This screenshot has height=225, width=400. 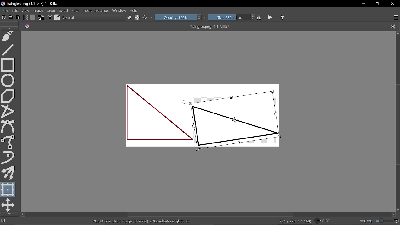 What do you see at coordinates (31, 4) in the screenshot?
I see `Traingles.png (1.1 MiB) * - Krita` at bounding box center [31, 4].